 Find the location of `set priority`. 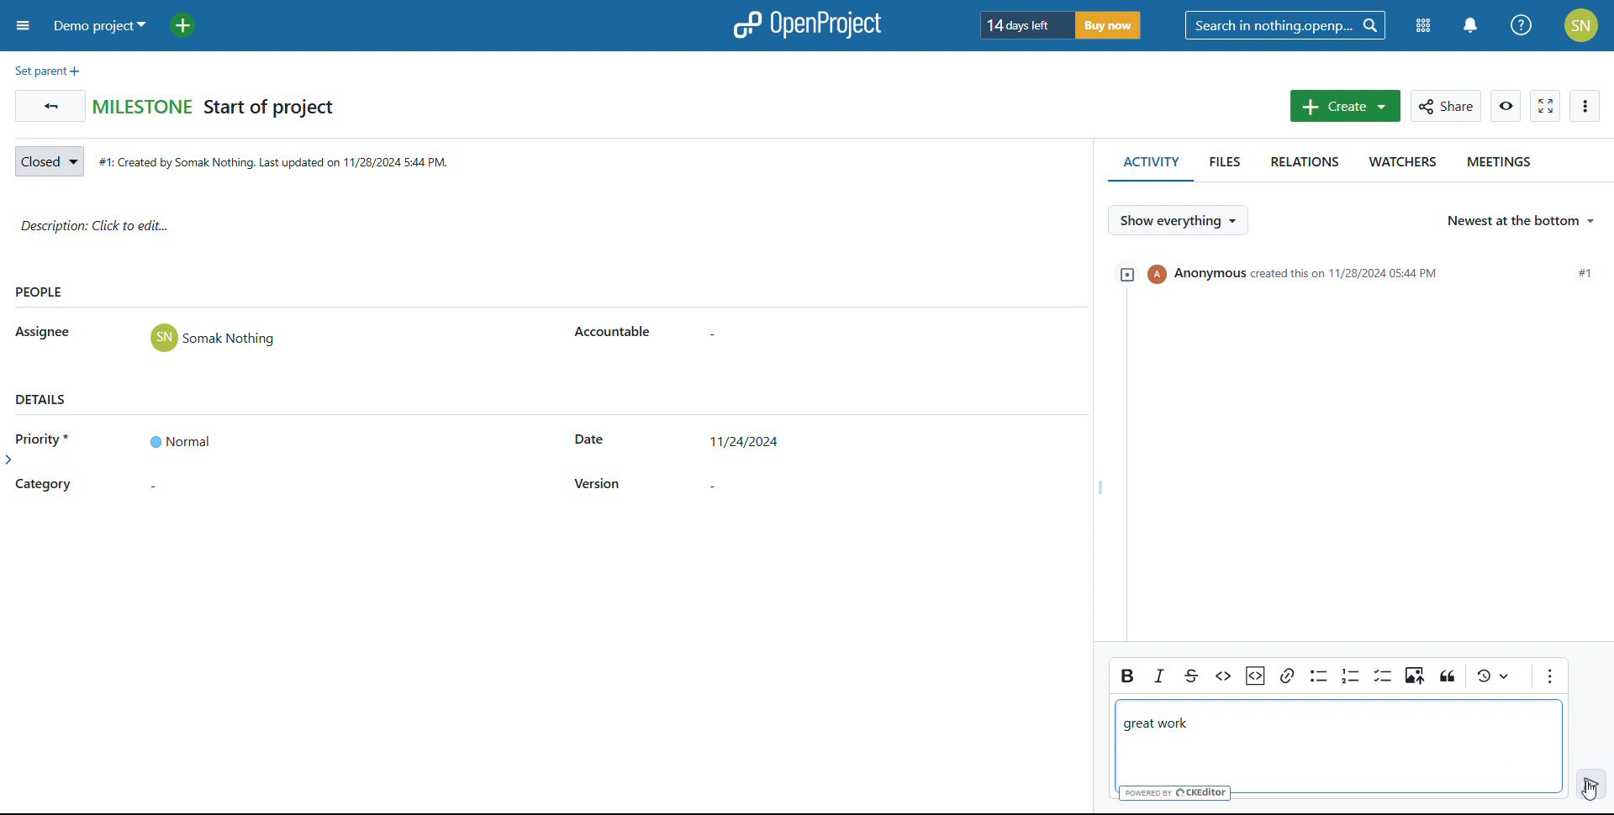

set priority is located at coordinates (178, 440).